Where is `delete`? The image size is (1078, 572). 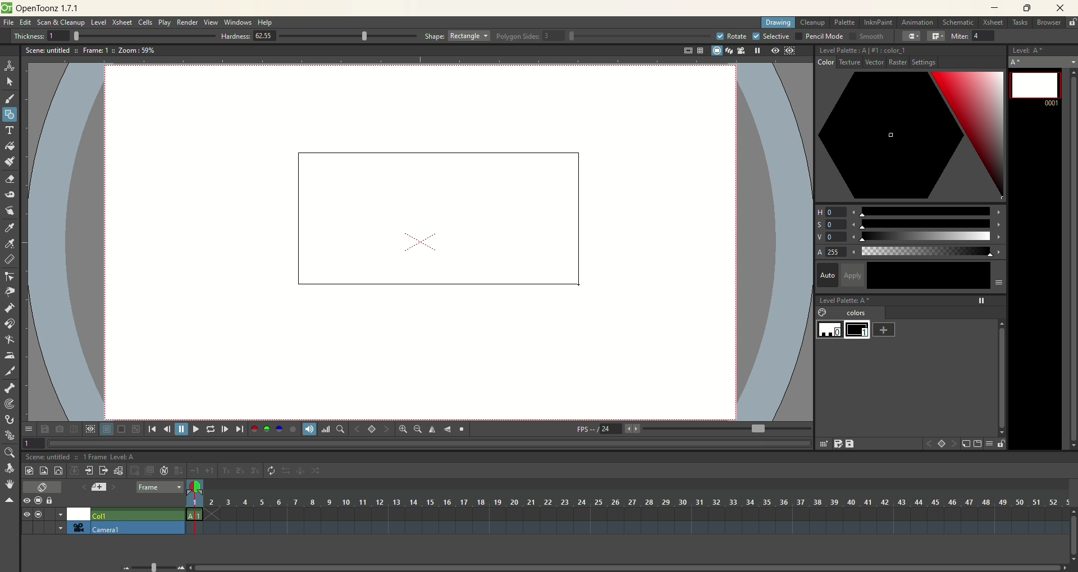
delete is located at coordinates (823, 444).